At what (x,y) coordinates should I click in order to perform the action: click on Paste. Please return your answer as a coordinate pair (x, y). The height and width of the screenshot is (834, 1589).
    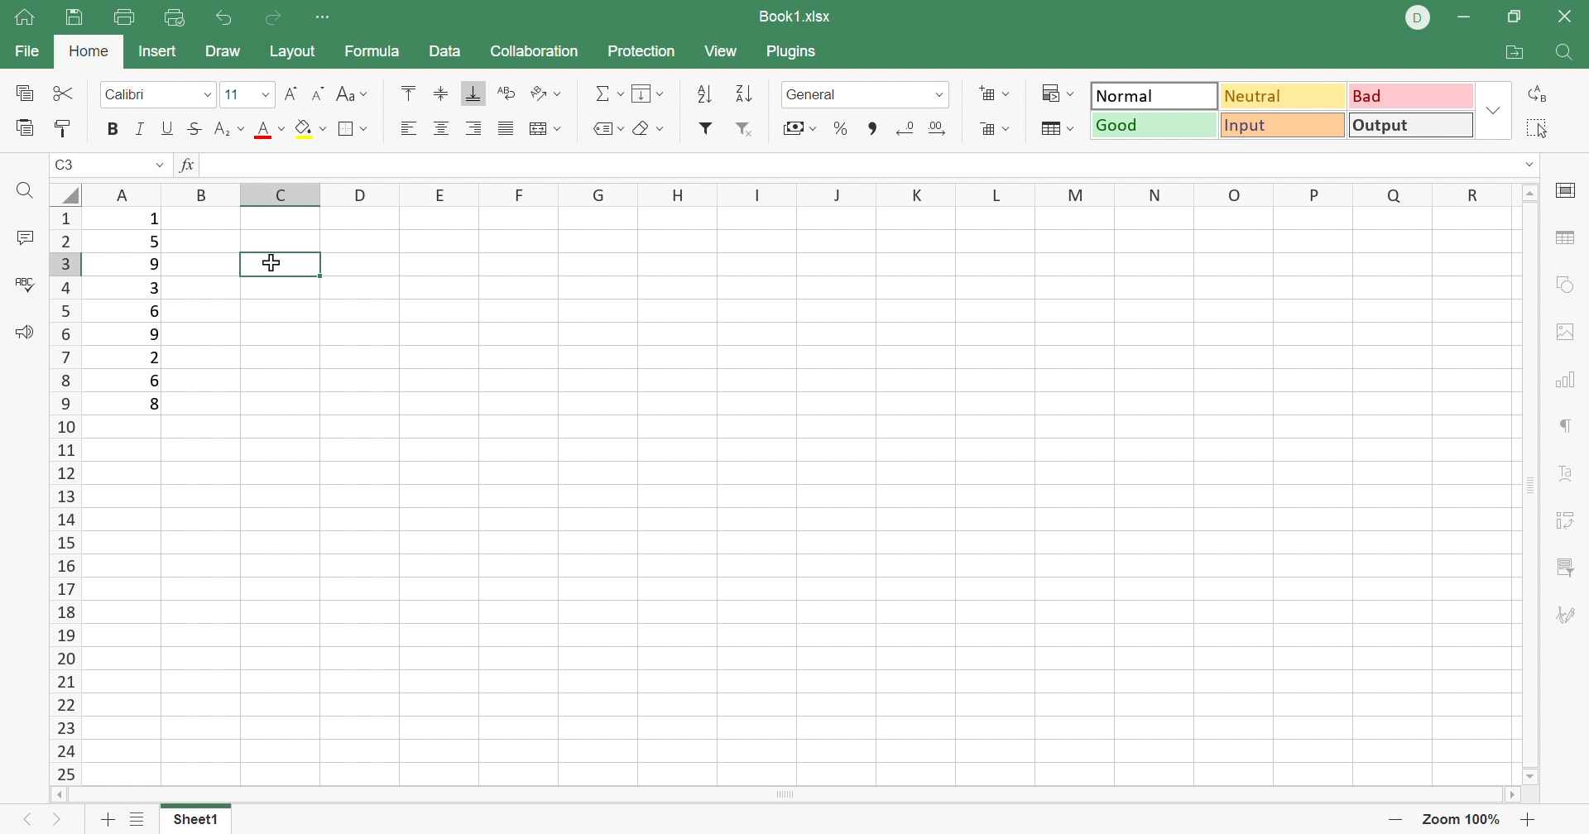
    Looking at the image, I should click on (24, 127).